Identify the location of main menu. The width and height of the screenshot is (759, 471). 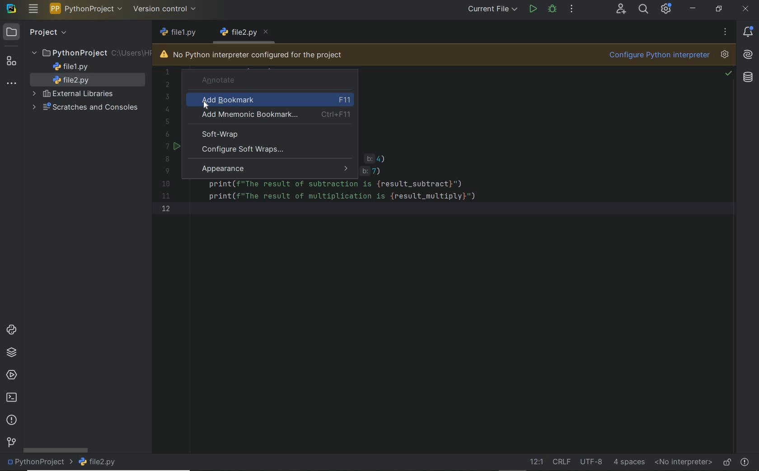
(33, 10).